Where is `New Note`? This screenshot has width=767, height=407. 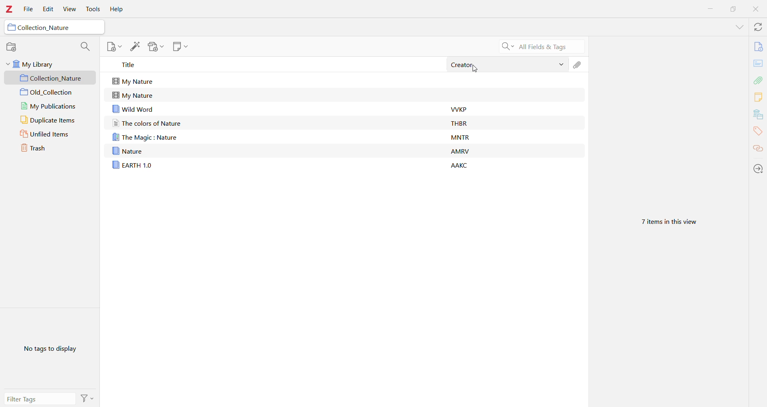
New Note is located at coordinates (181, 47).